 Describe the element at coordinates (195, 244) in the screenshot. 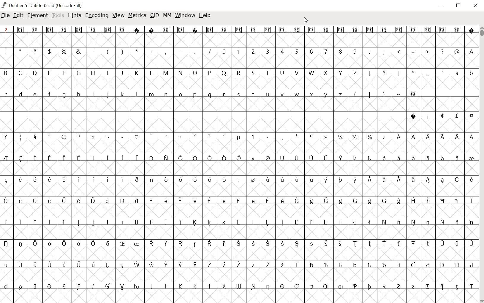

I see `Symbol` at that location.